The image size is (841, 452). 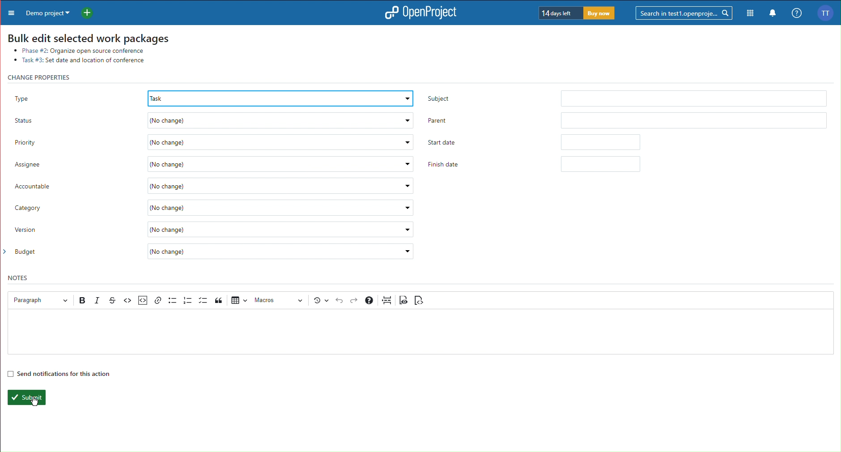 What do you see at coordinates (212, 121) in the screenshot?
I see `Status` at bounding box center [212, 121].